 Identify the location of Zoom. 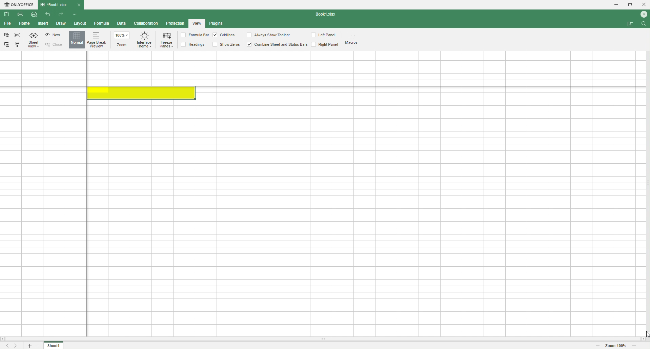
(123, 40).